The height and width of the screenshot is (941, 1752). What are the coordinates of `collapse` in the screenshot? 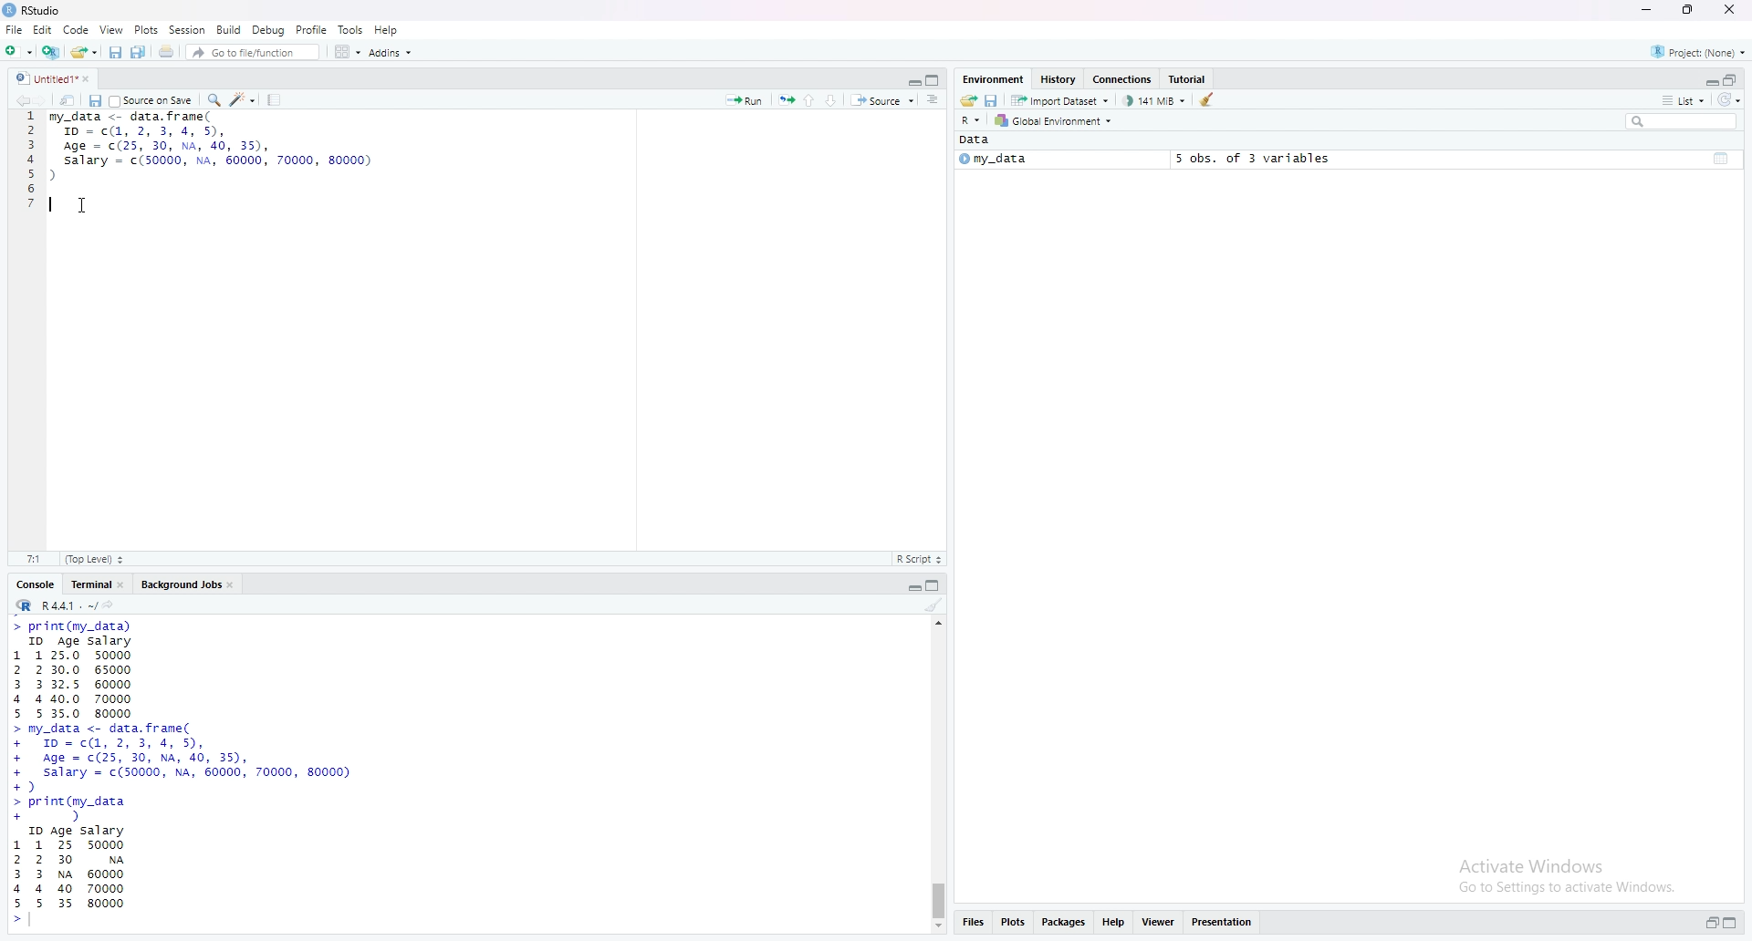 It's located at (937, 586).